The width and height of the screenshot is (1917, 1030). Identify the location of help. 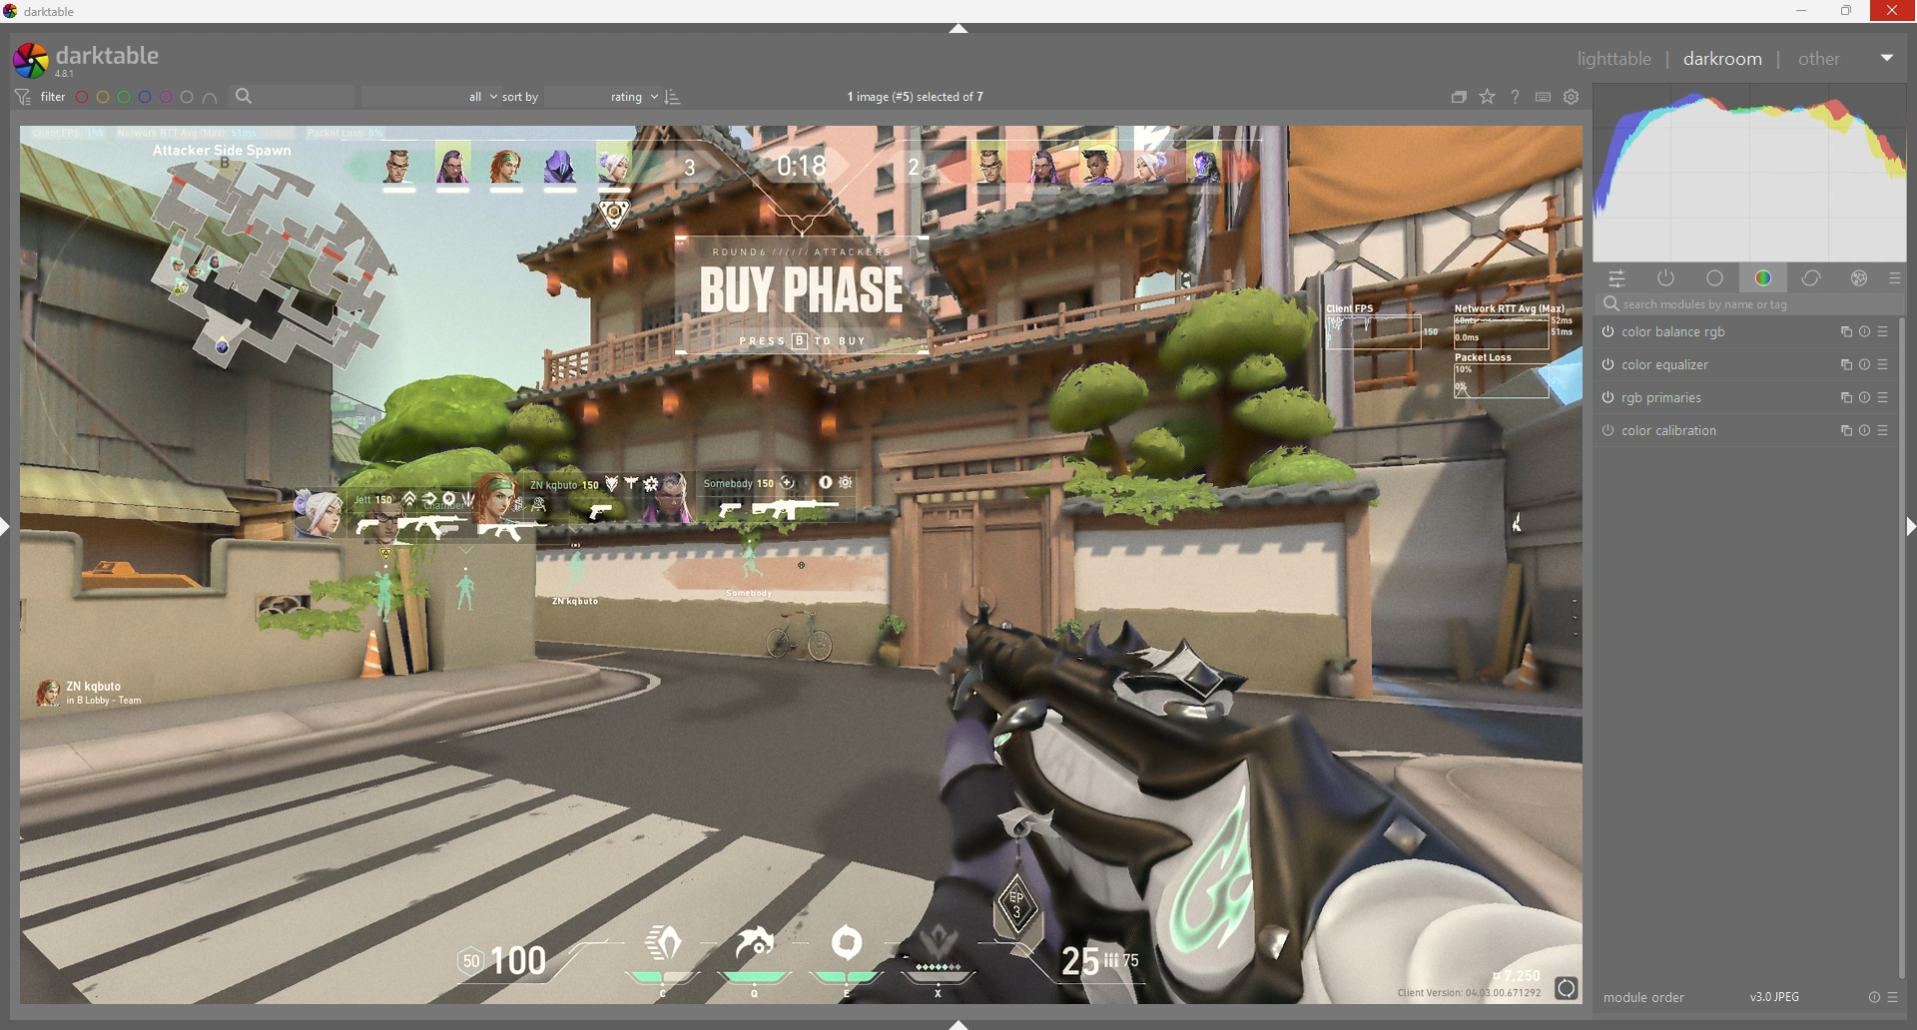
(1513, 97).